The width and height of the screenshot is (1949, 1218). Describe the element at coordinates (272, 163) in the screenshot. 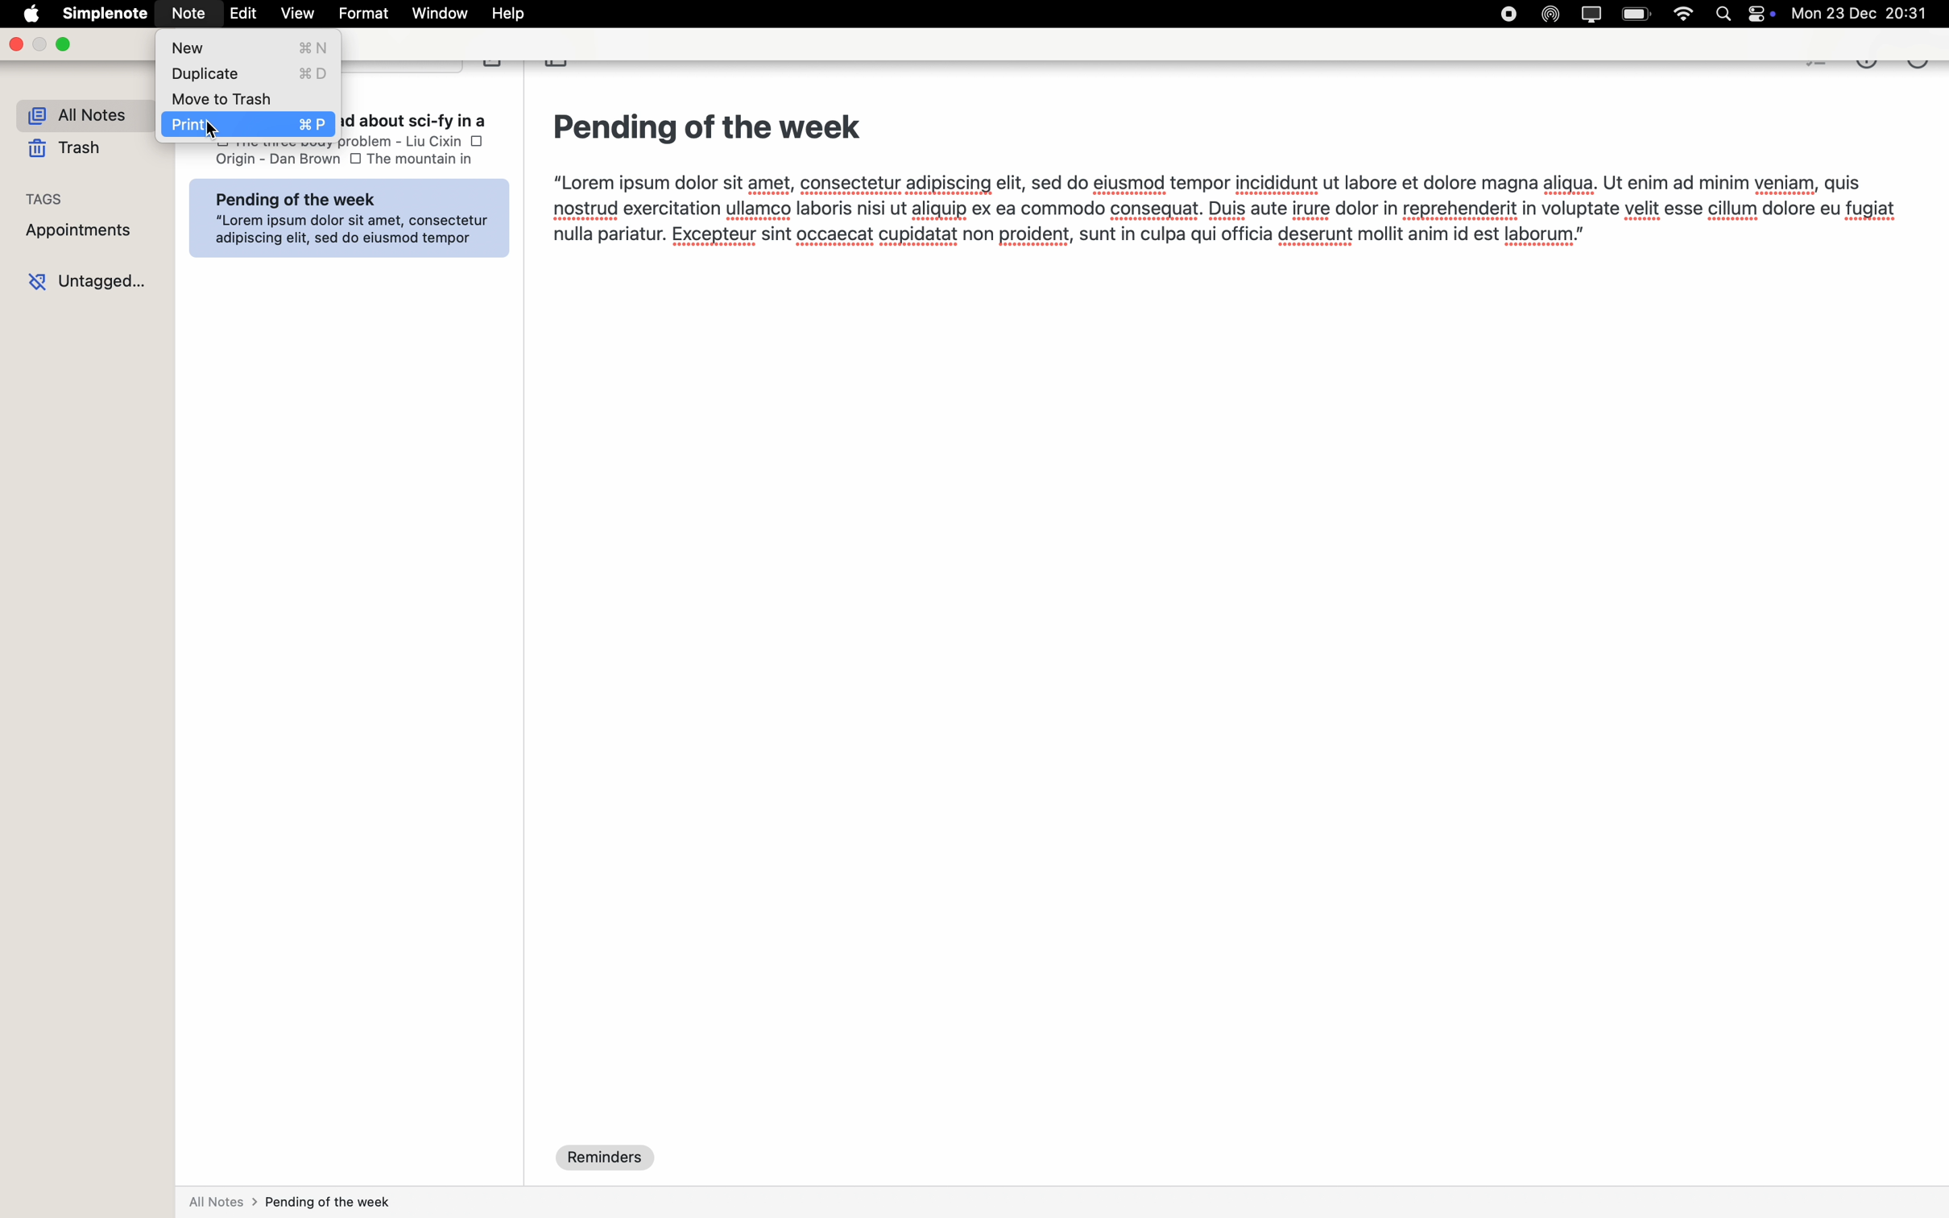

I see `Origin - Dan Brown` at that location.